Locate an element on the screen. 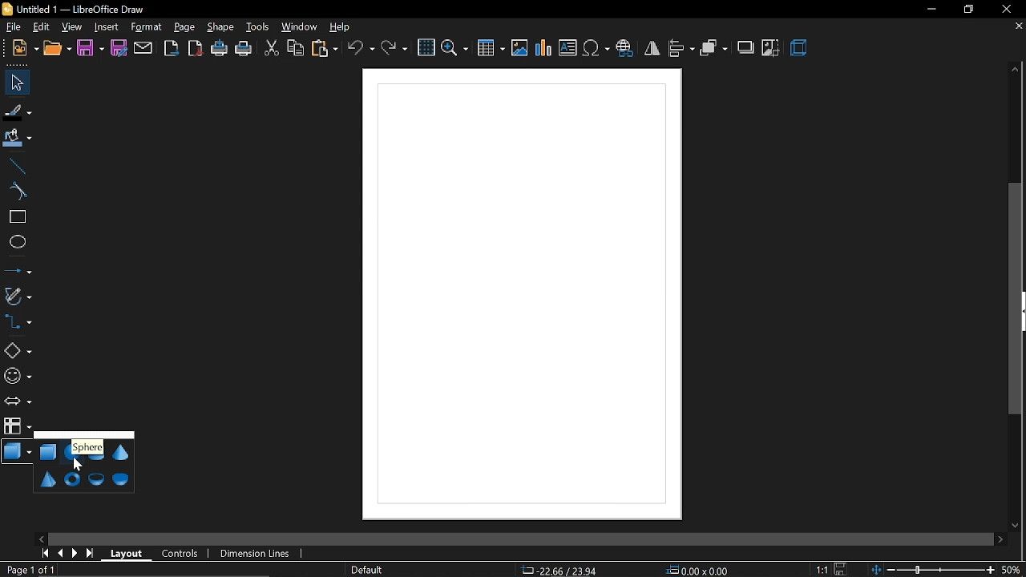 The height and width of the screenshot is (577, 1026). restore down is located at coordinates (967, 9).